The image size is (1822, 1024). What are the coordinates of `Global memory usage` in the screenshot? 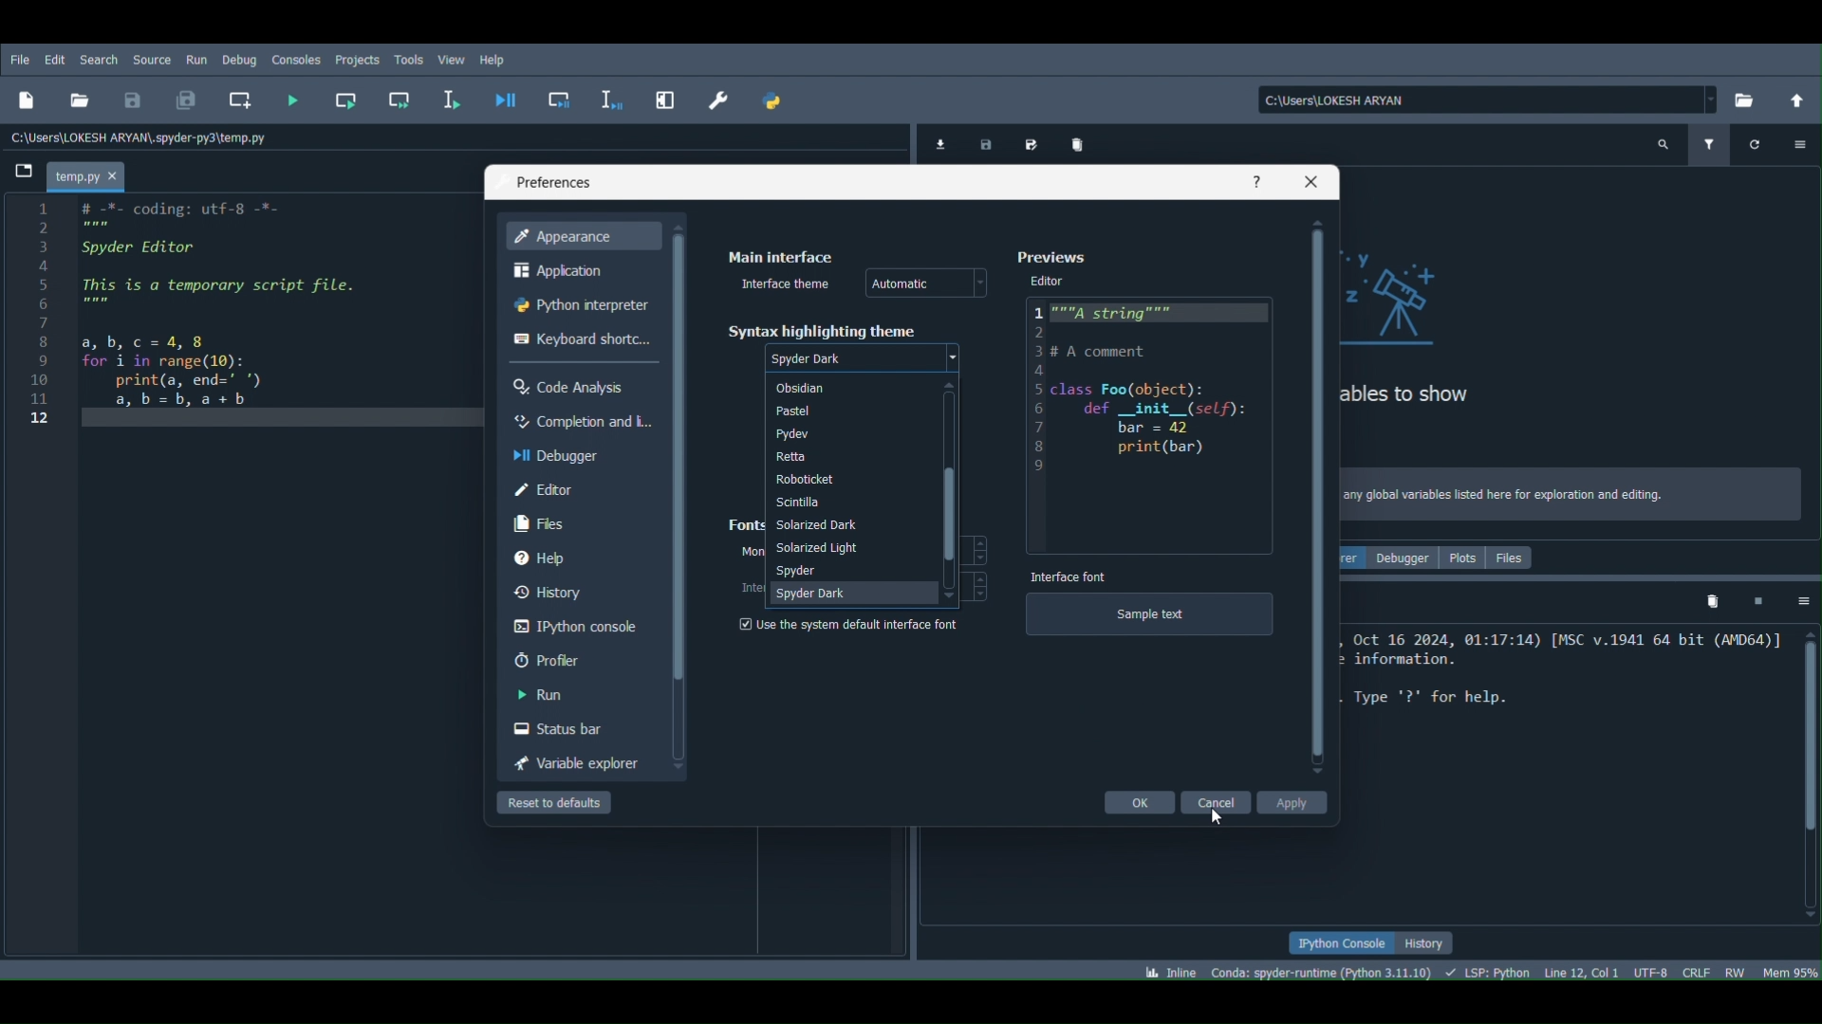 It's located at (1790, 968).